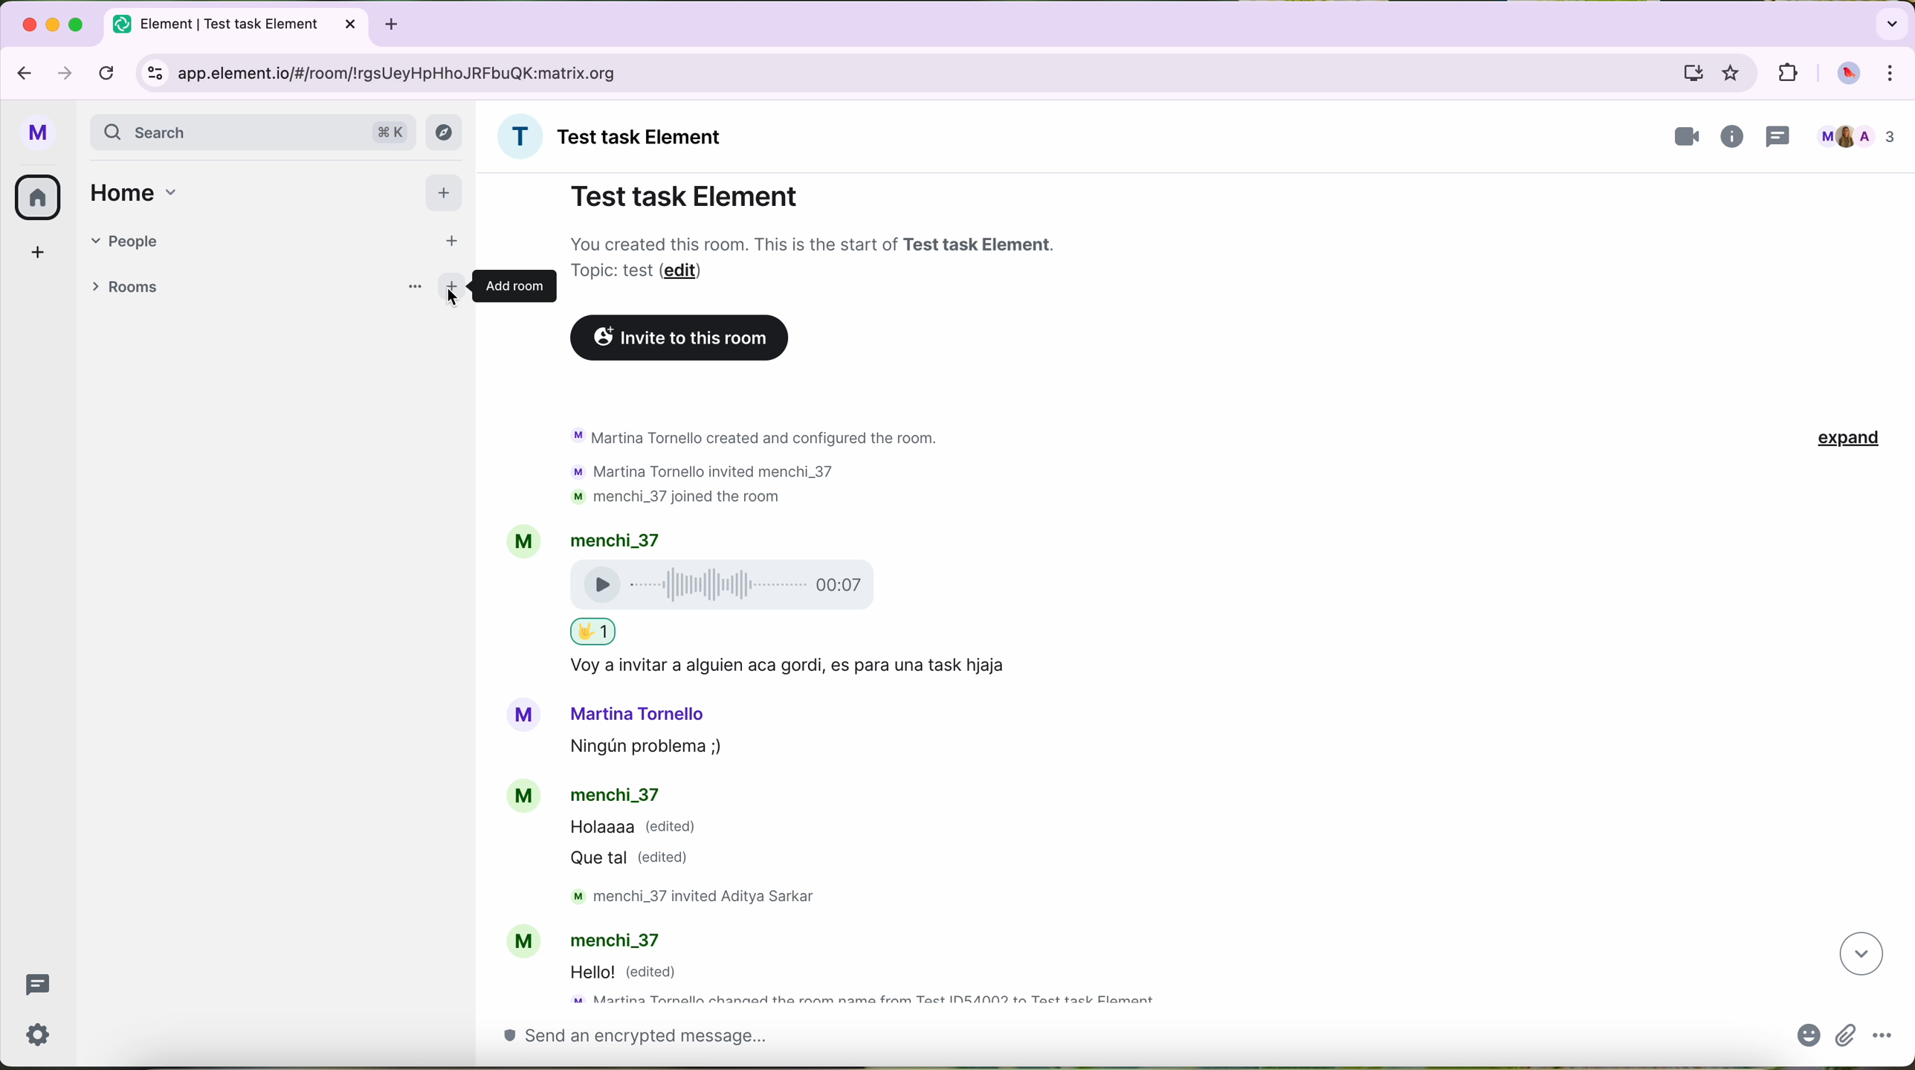 This screenshot has width=1915, height=1070. What do you see at coordinates (1884, 1038) in the screenshot?
I see `more options` at bounding box center [1884, 1038].